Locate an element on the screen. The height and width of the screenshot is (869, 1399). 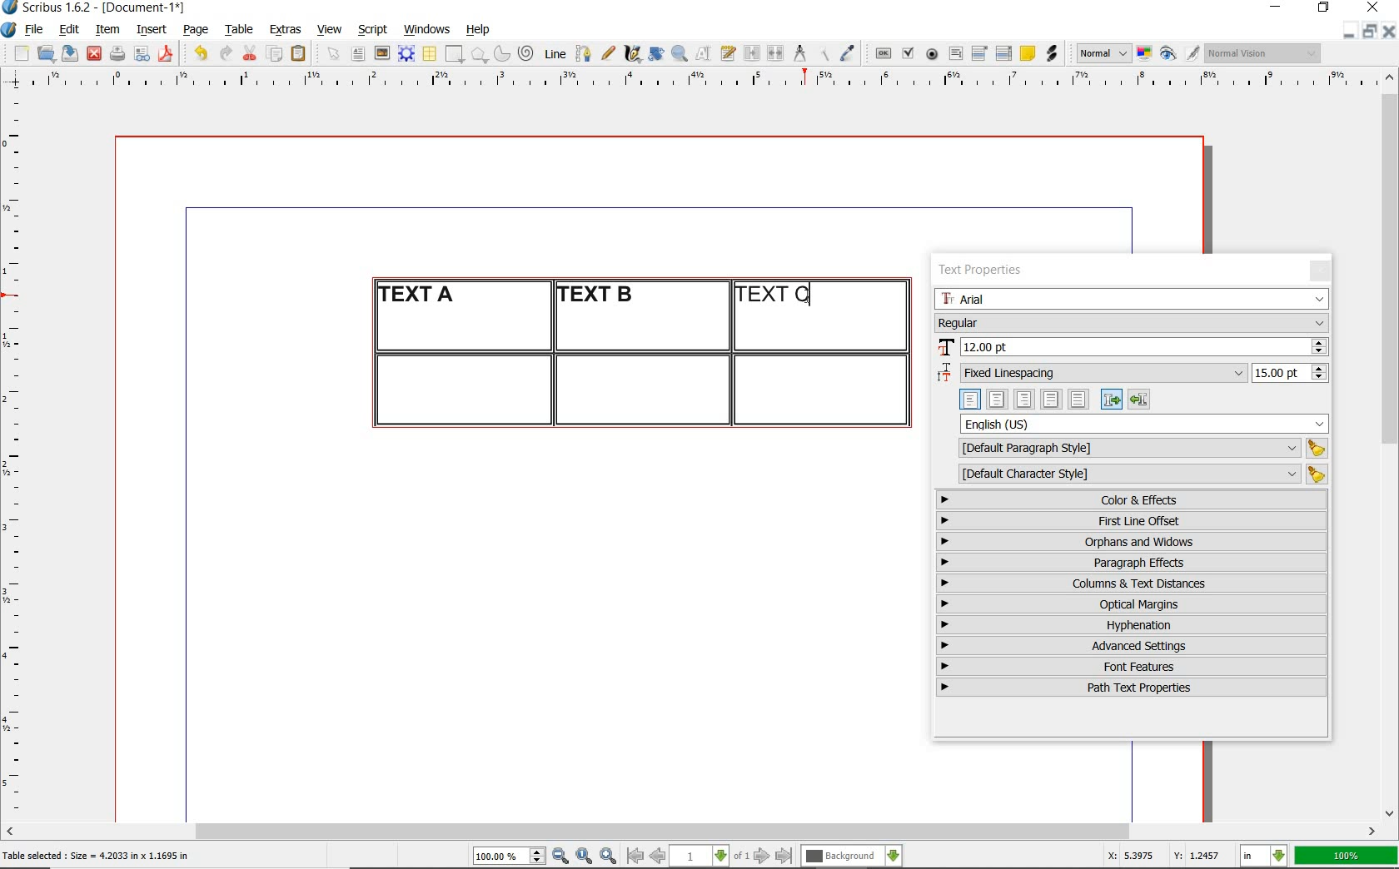
Bezier curve is located at coordinates (582, 53).